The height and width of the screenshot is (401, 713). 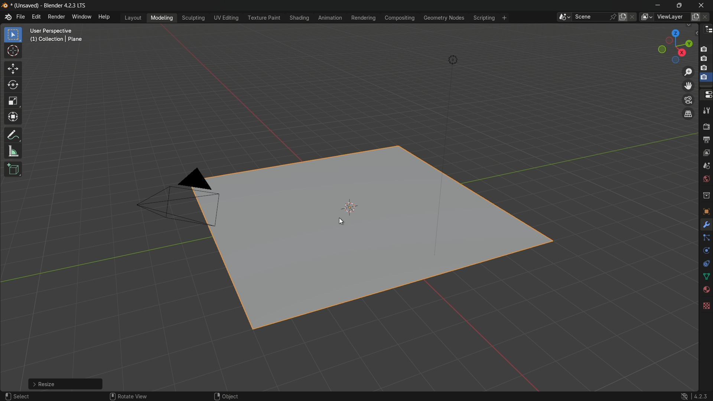 What do you see at coordinates (13, 35) in the screenshot?
I see `select box` at bounding box center [13, 35].